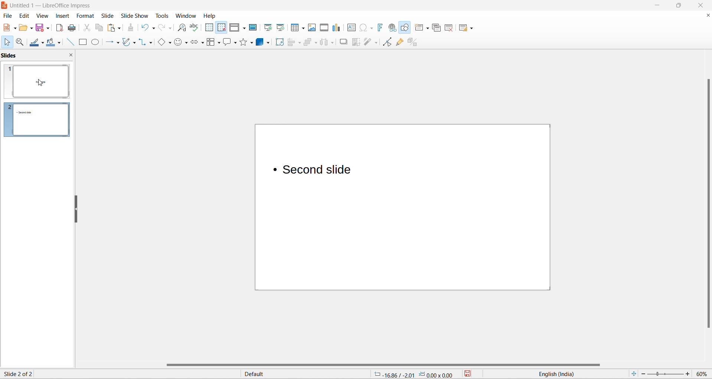 The width and height of the screenshot is (712, 379). I want to click on fill color options, so click(59, 42).